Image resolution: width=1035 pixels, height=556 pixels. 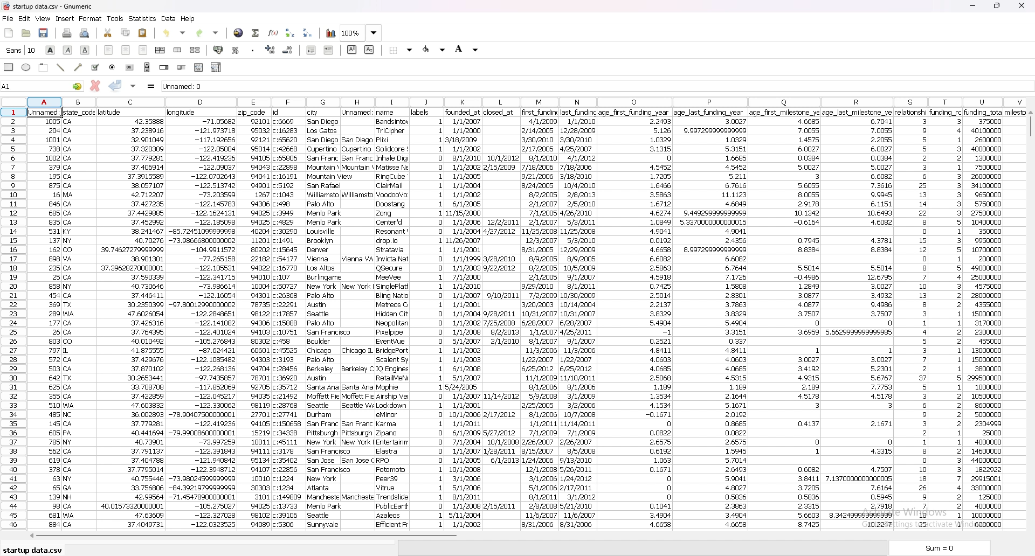 What do you see at coordinates (9, 32) in the screenshot?
I see `new` at bounding box center [9, 32].